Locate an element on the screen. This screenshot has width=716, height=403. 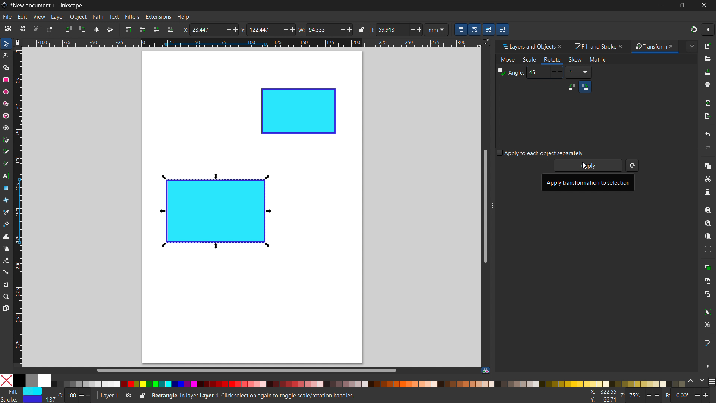
help is located at coordinates (183, 17).